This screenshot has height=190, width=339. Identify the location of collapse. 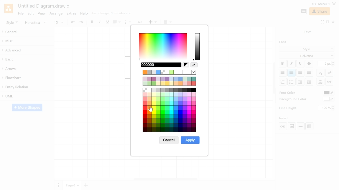
(333, 22).